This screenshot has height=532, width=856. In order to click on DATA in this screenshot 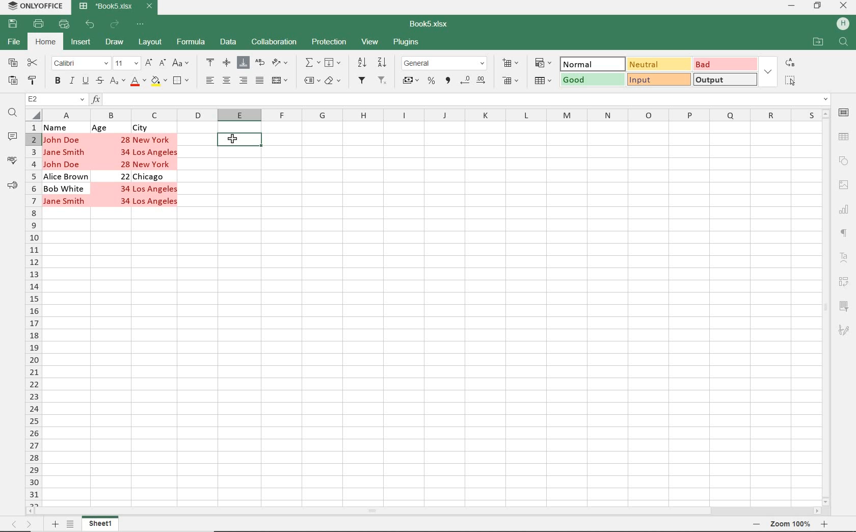, I will do `click(229, 44)`.